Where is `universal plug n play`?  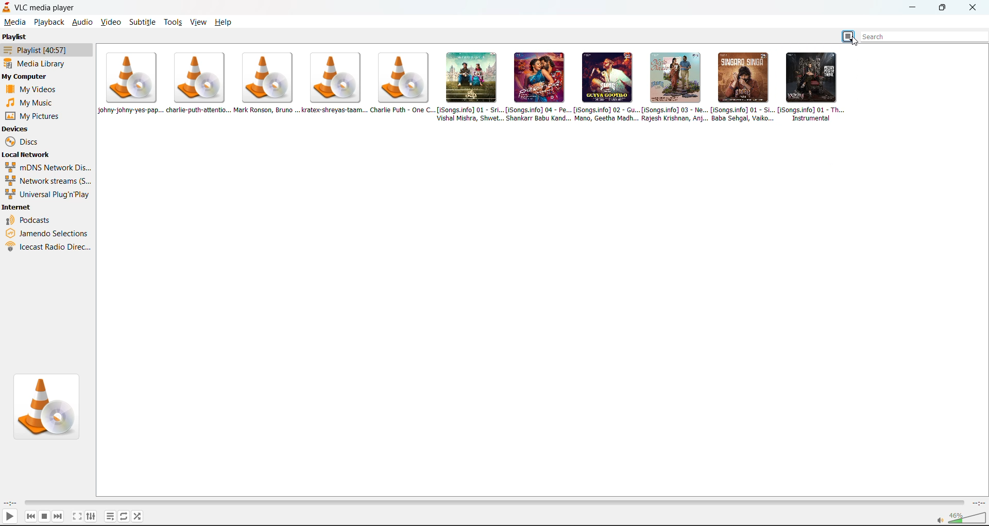
universal plug n play is located at coordinates (47, 195).